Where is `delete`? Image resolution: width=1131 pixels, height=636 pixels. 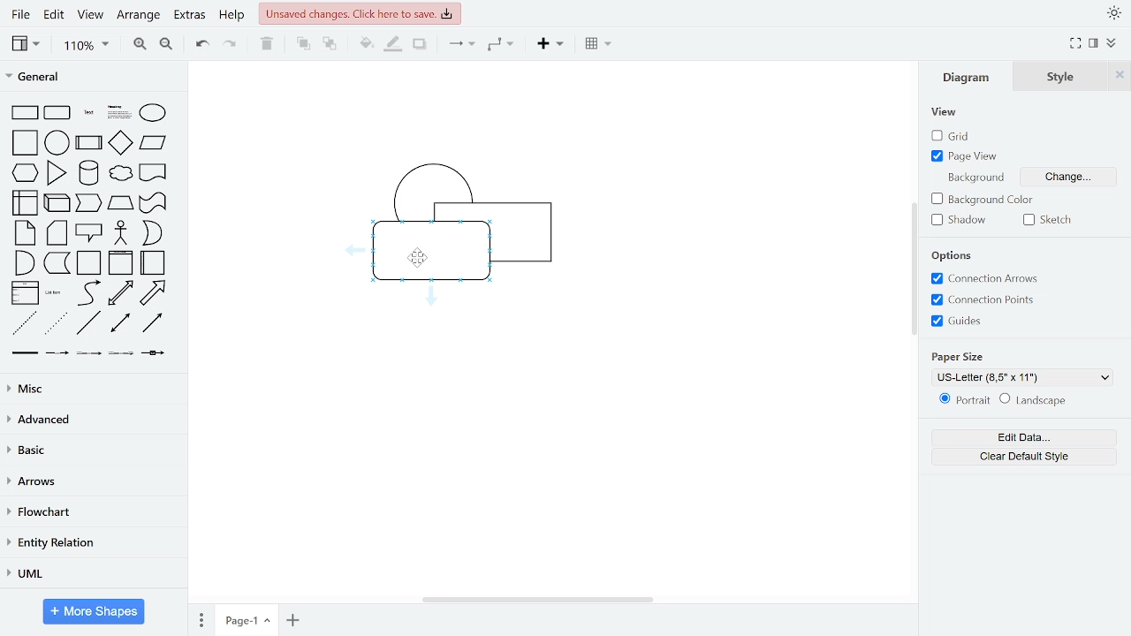 delete is located at coordinates (267, 47).